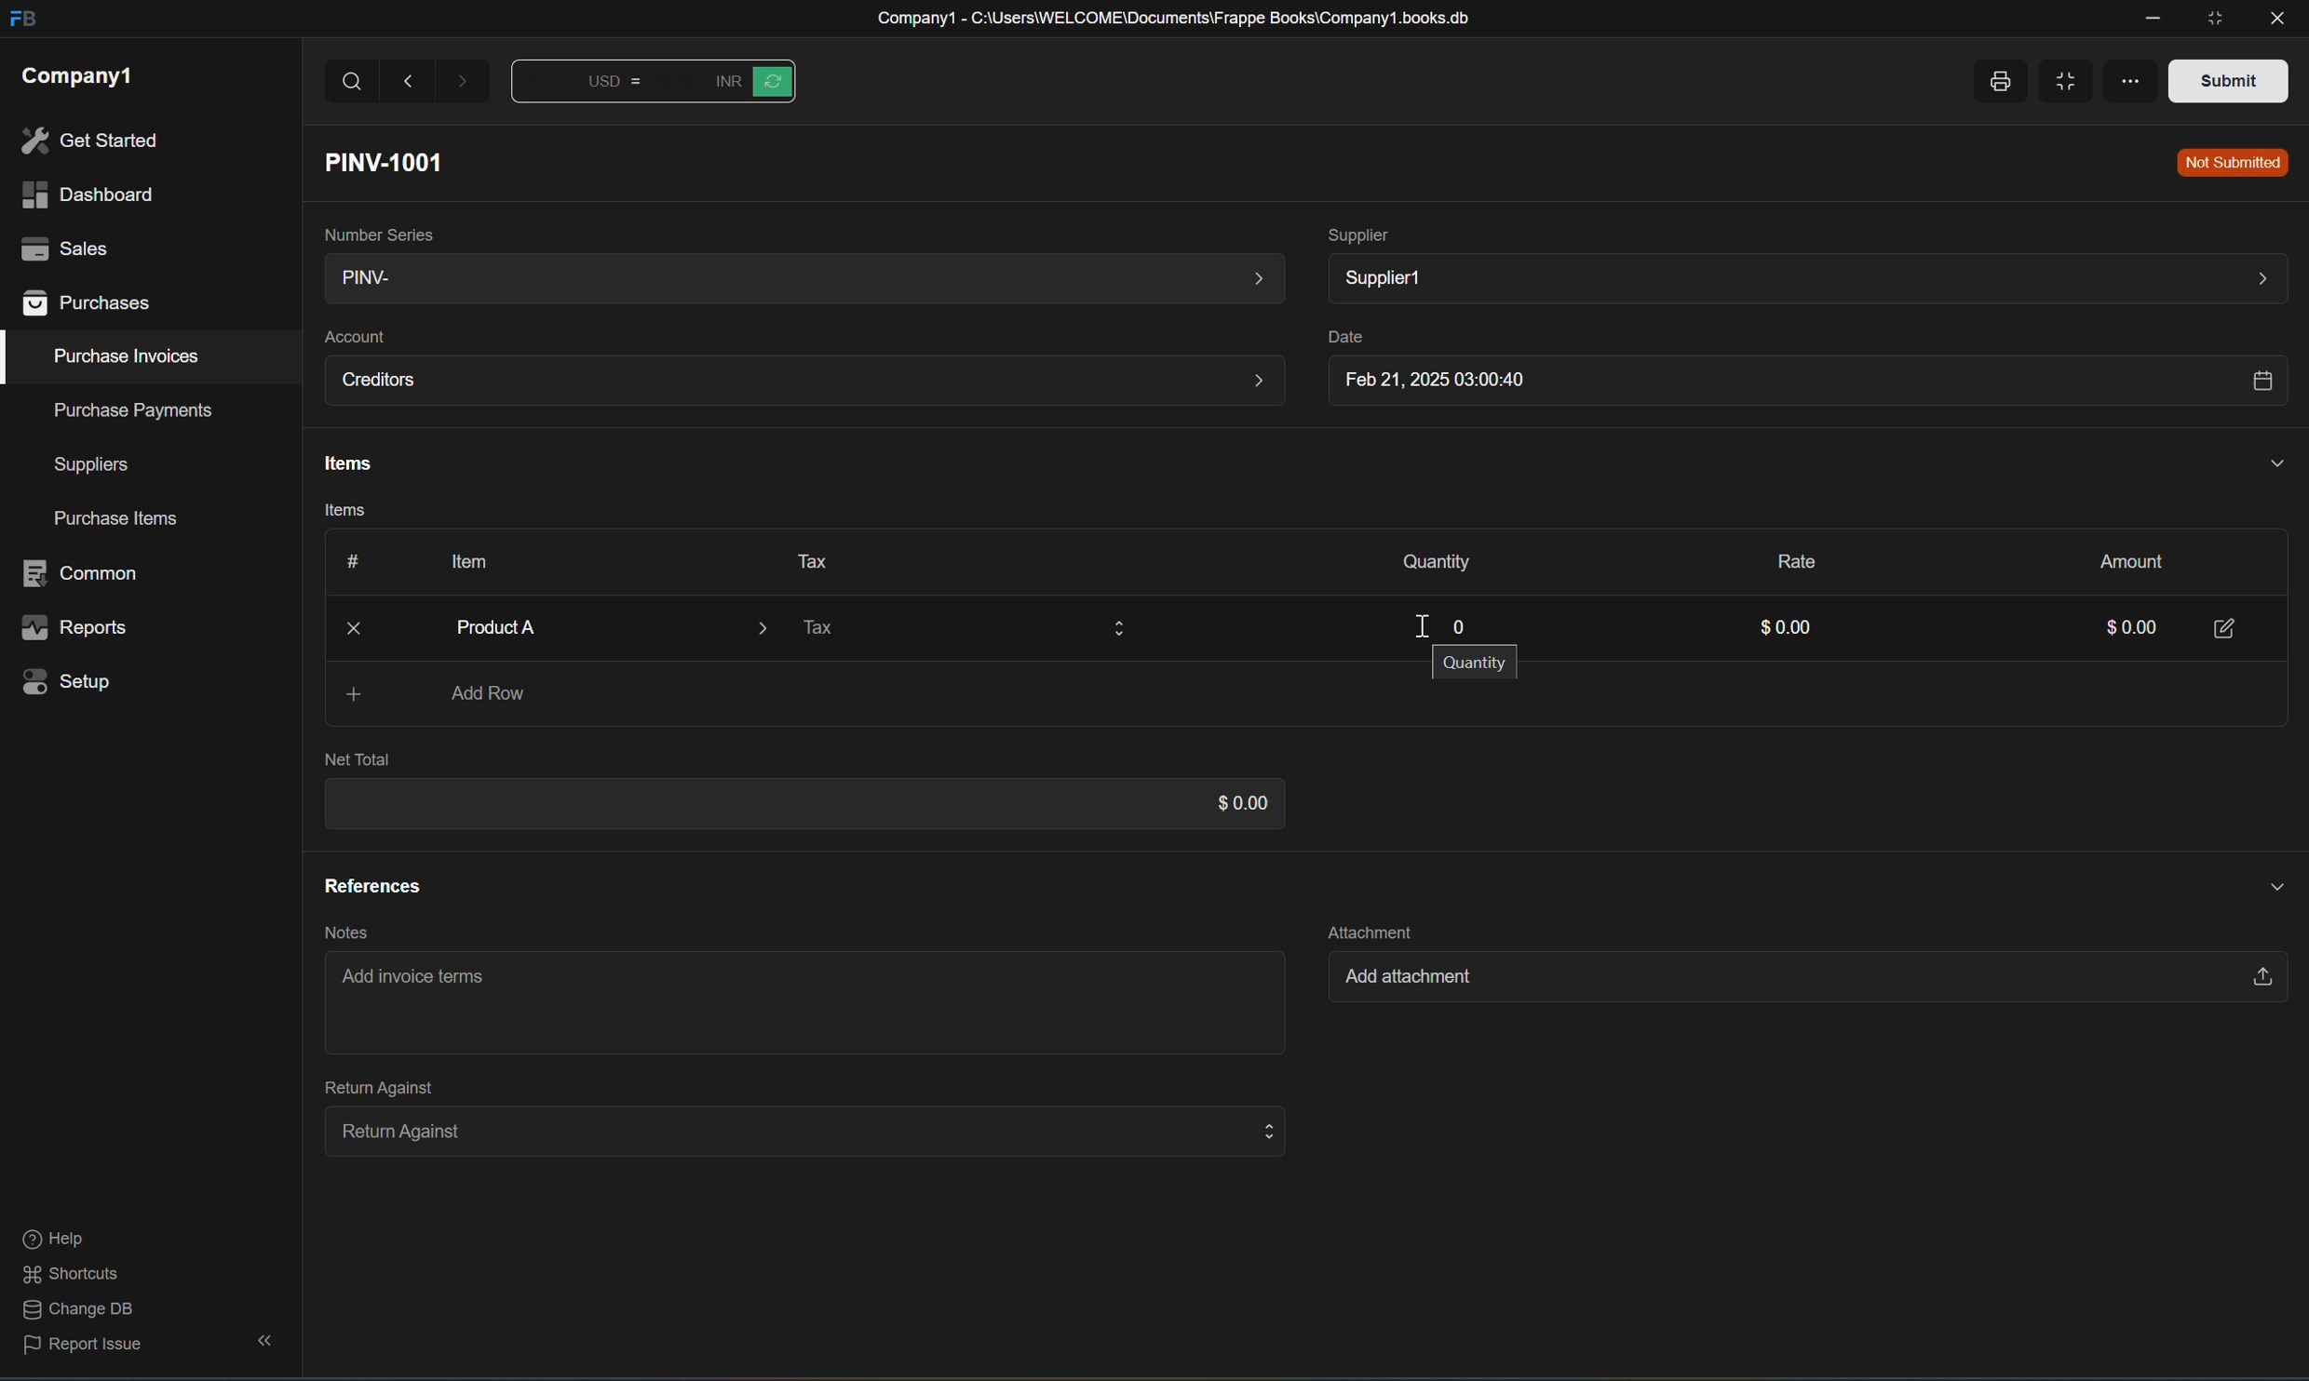 This screenshot has height=1381, width=2309. What do you see at coordinates (750, 81) in the screenshot?
I see `Button` at bounding box center [750, 81].